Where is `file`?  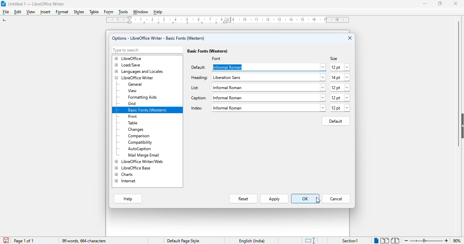 file is located at coordinates (5, 12).